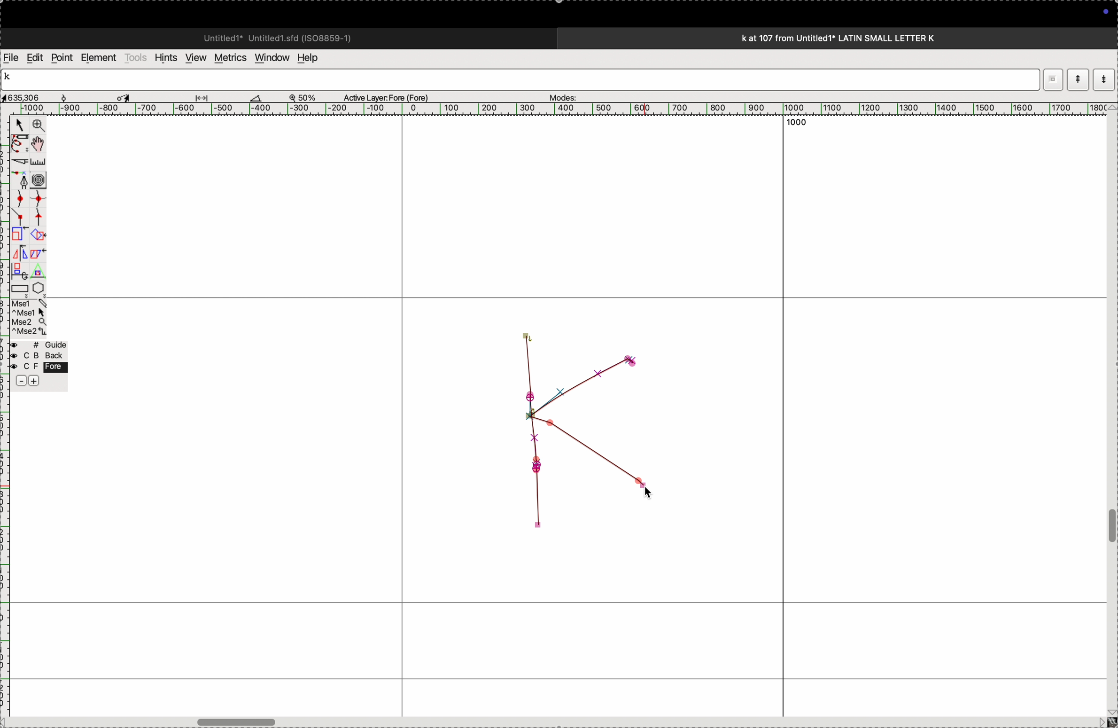 This screenshot has height=728, width=1118. What do you see at coordinates (207, 96) in the screenshot?
I see `drang` at bounding box center [207, 96].